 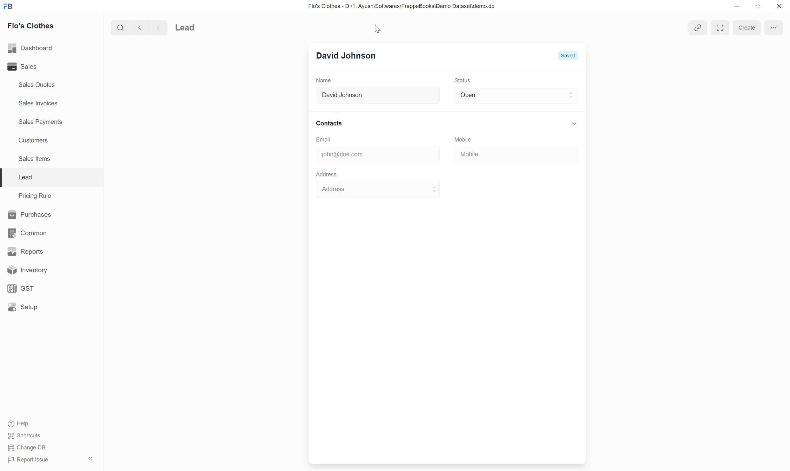 I want to click on David Johnson, so click(x=348, y=56).